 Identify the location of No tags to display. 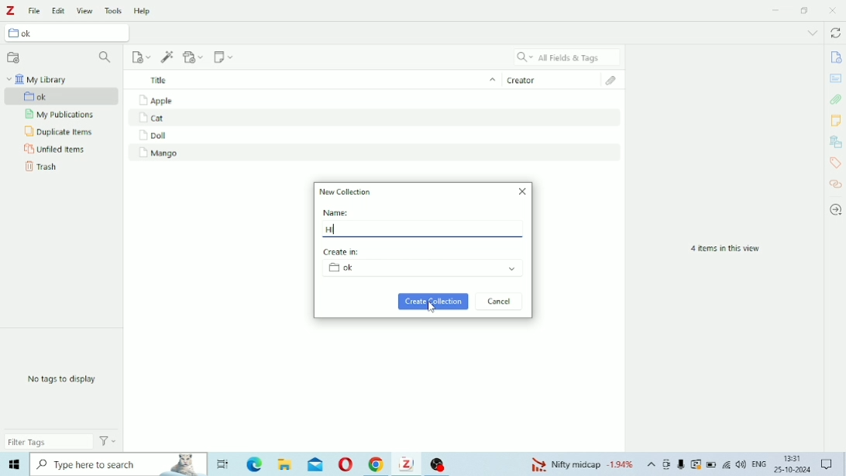
(64, 379).